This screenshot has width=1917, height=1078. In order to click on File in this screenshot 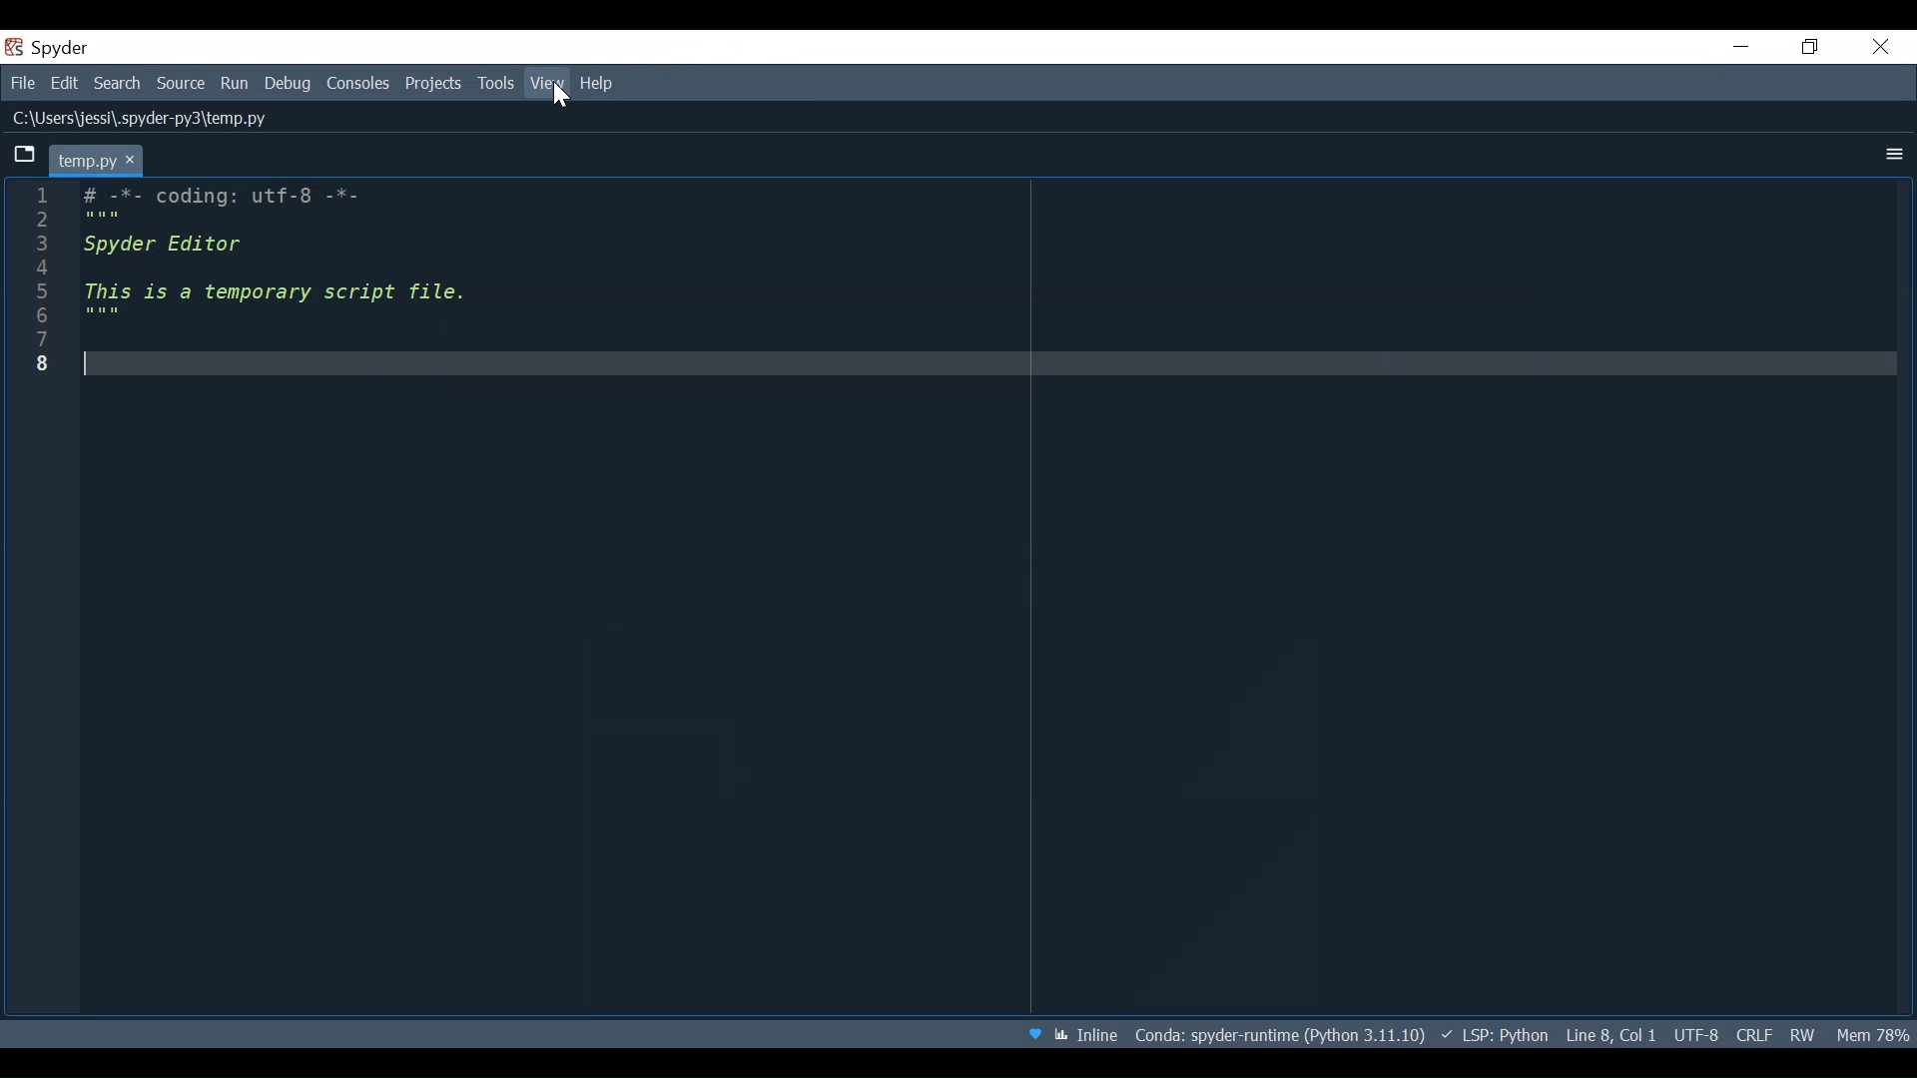, I will do `click(22, 85)`.